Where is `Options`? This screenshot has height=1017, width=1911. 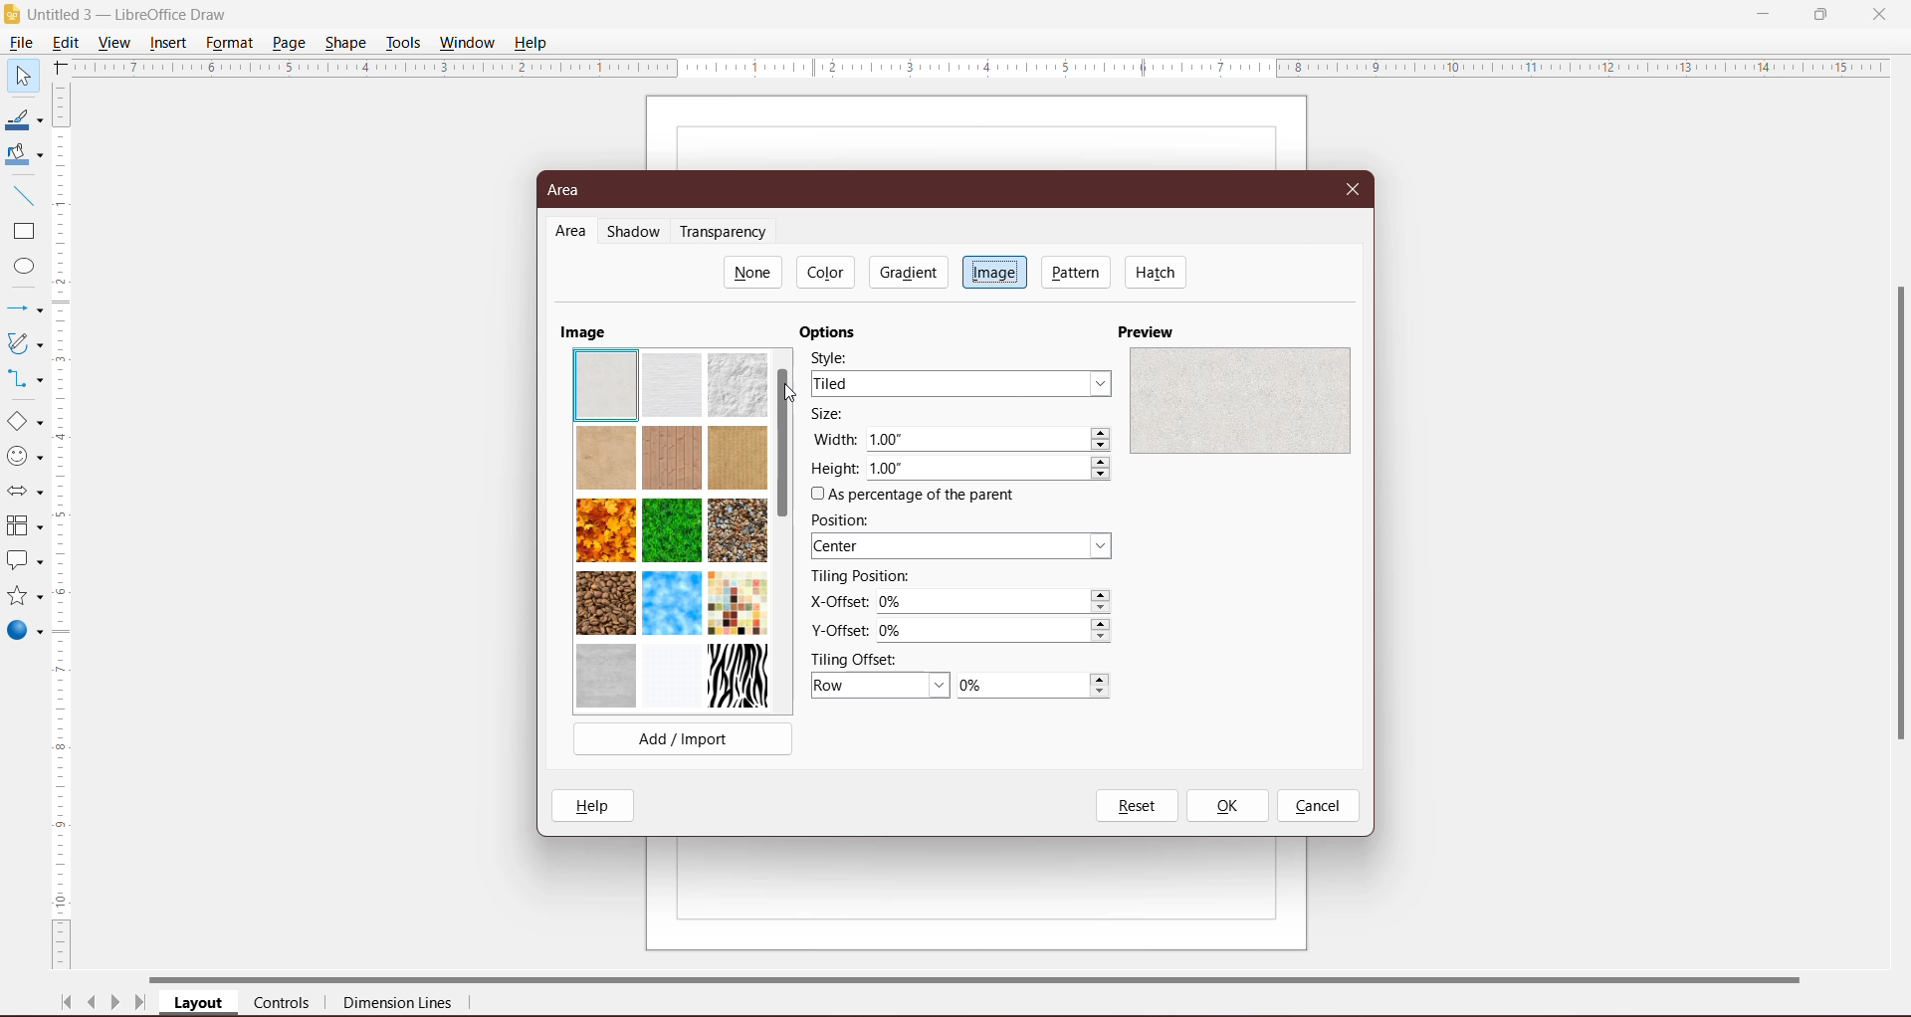
Options is located at coordinates (833, 332).